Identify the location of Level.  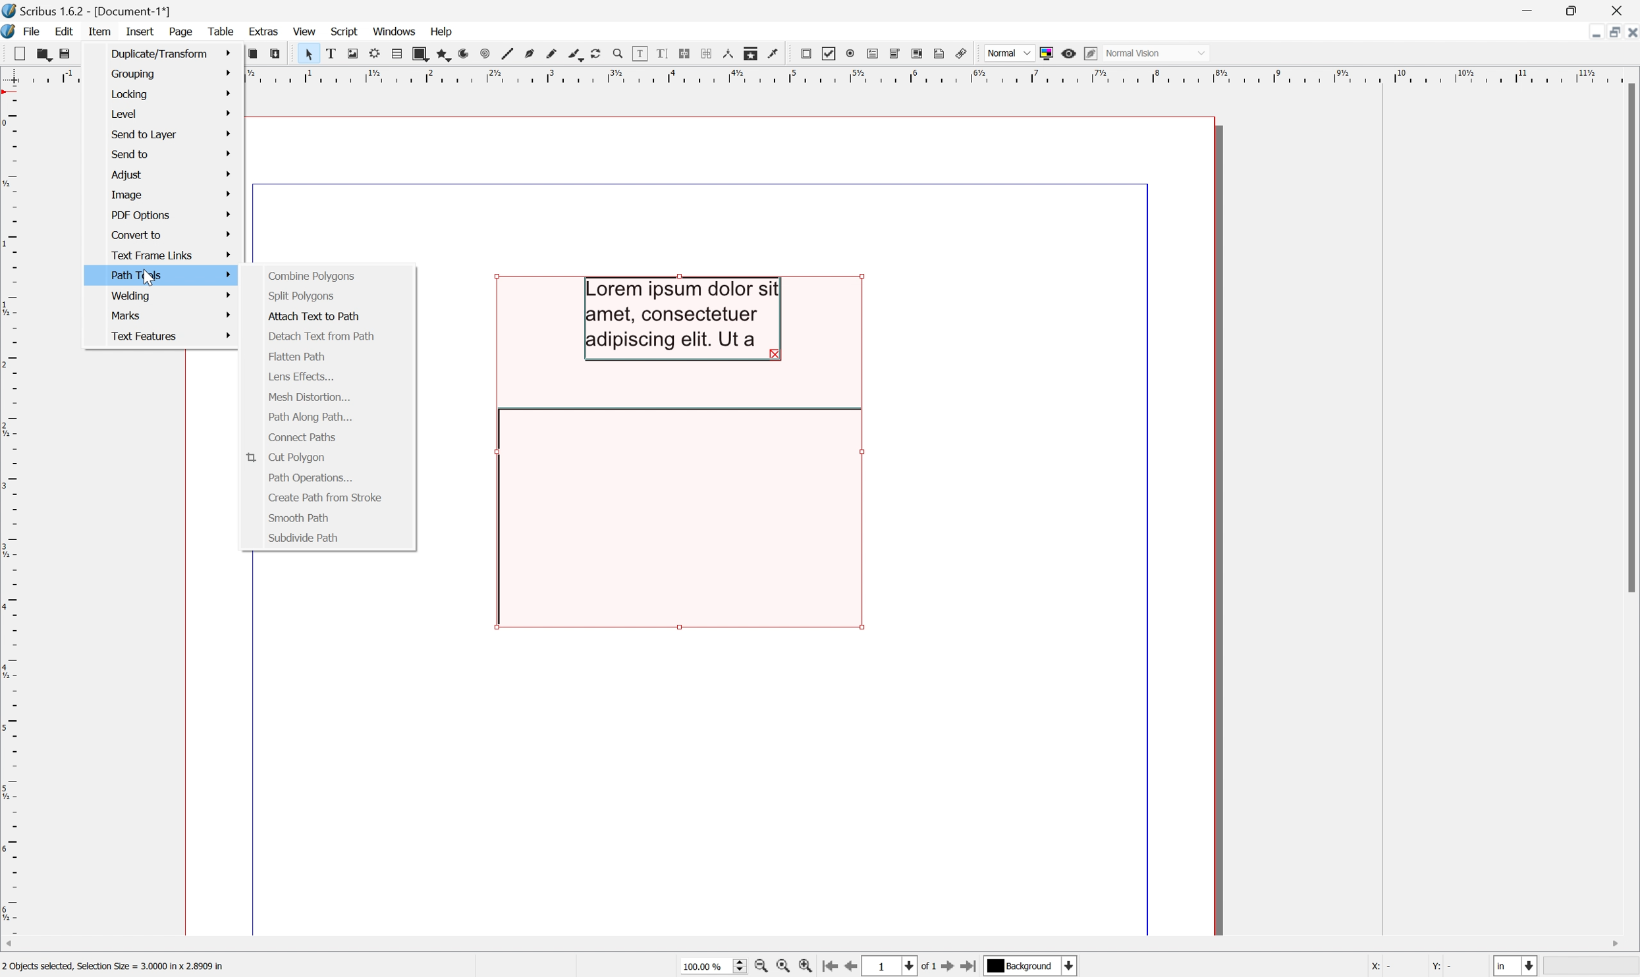
(171, 111).